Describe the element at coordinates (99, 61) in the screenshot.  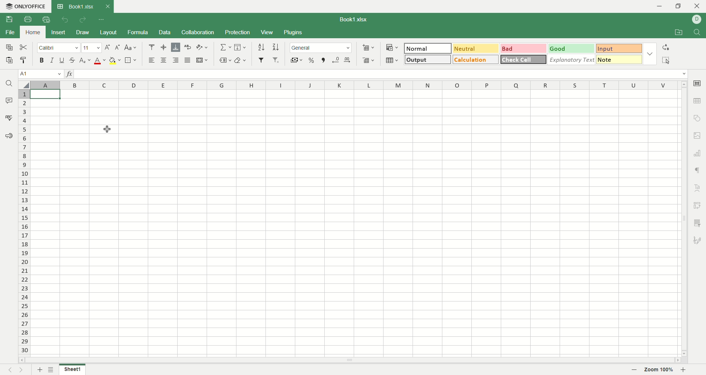
I see `font color` at that location.